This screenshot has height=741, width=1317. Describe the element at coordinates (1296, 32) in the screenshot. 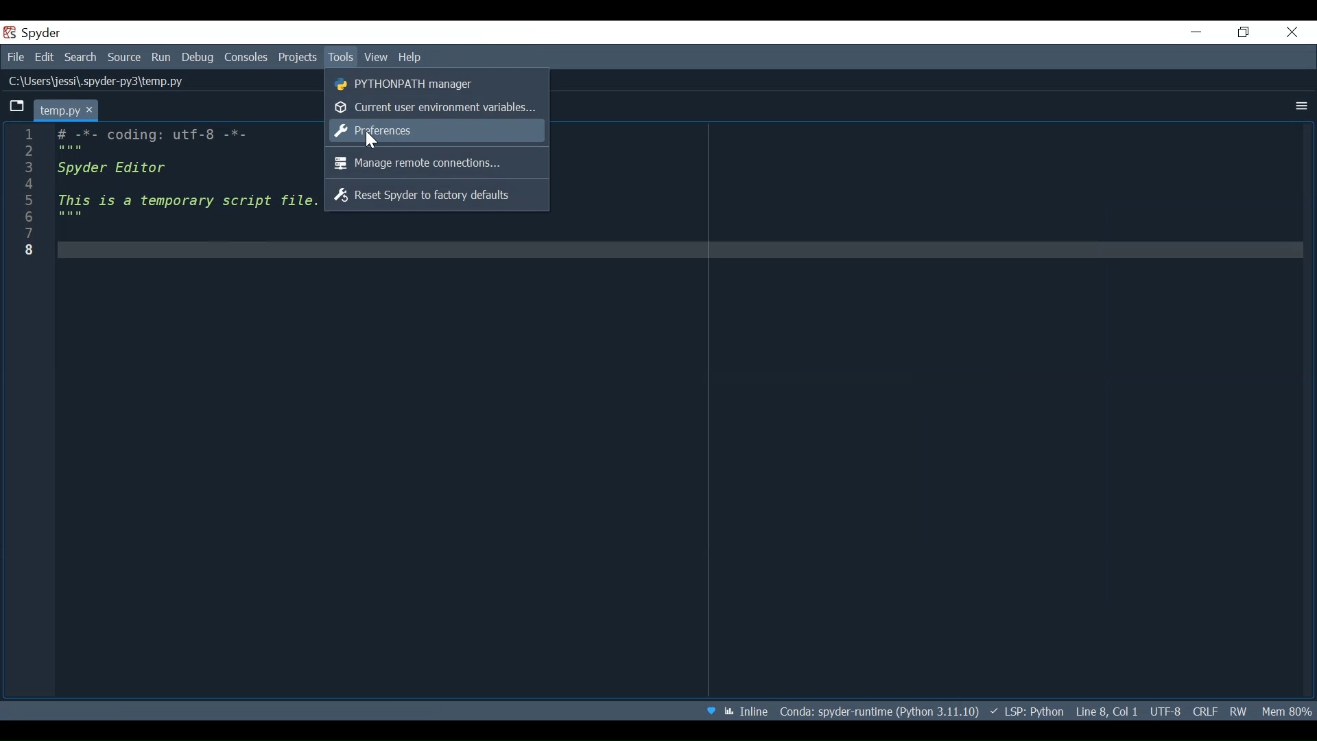

I see `Close` at that location.